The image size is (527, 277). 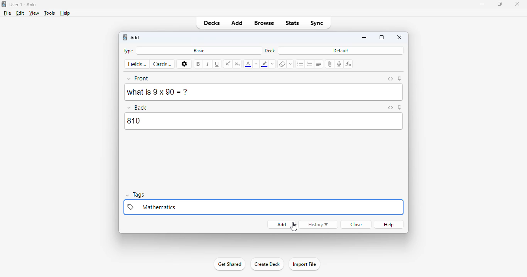 I want to click on close, so click(x=517, y=4).